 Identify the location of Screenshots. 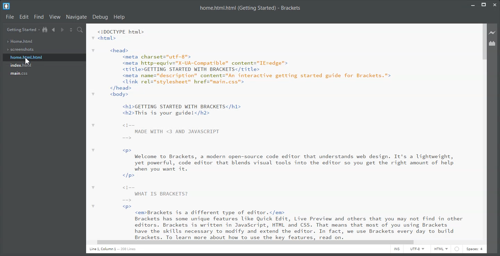
(20, 50).